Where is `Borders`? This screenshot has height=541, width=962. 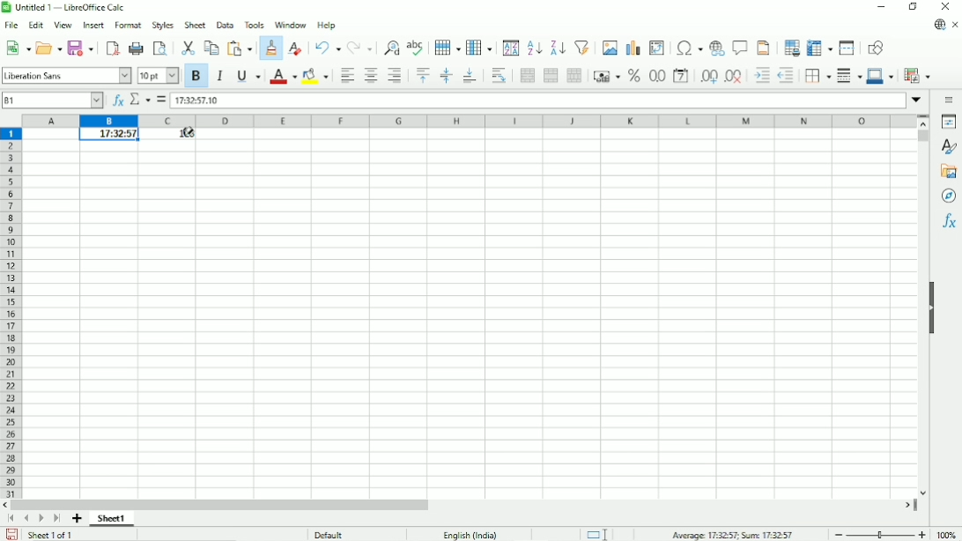 Borders is located at coordinates (816, 76).